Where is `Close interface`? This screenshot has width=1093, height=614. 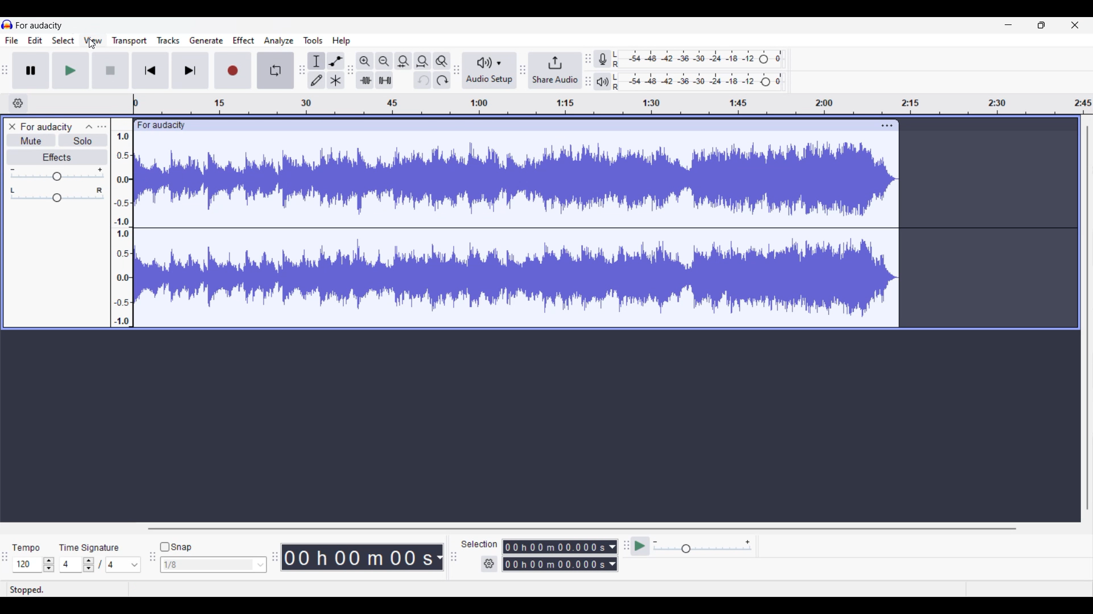
Close interface is located at coordinates (1075, 25).